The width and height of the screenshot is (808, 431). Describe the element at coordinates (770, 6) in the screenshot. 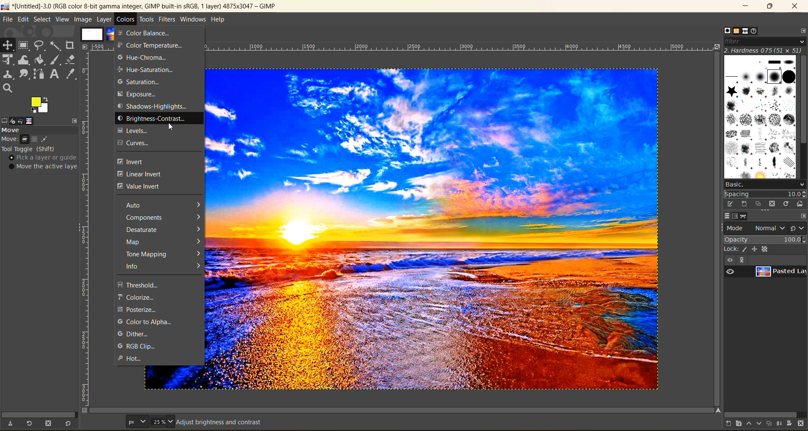

I see `maximize` at that location.